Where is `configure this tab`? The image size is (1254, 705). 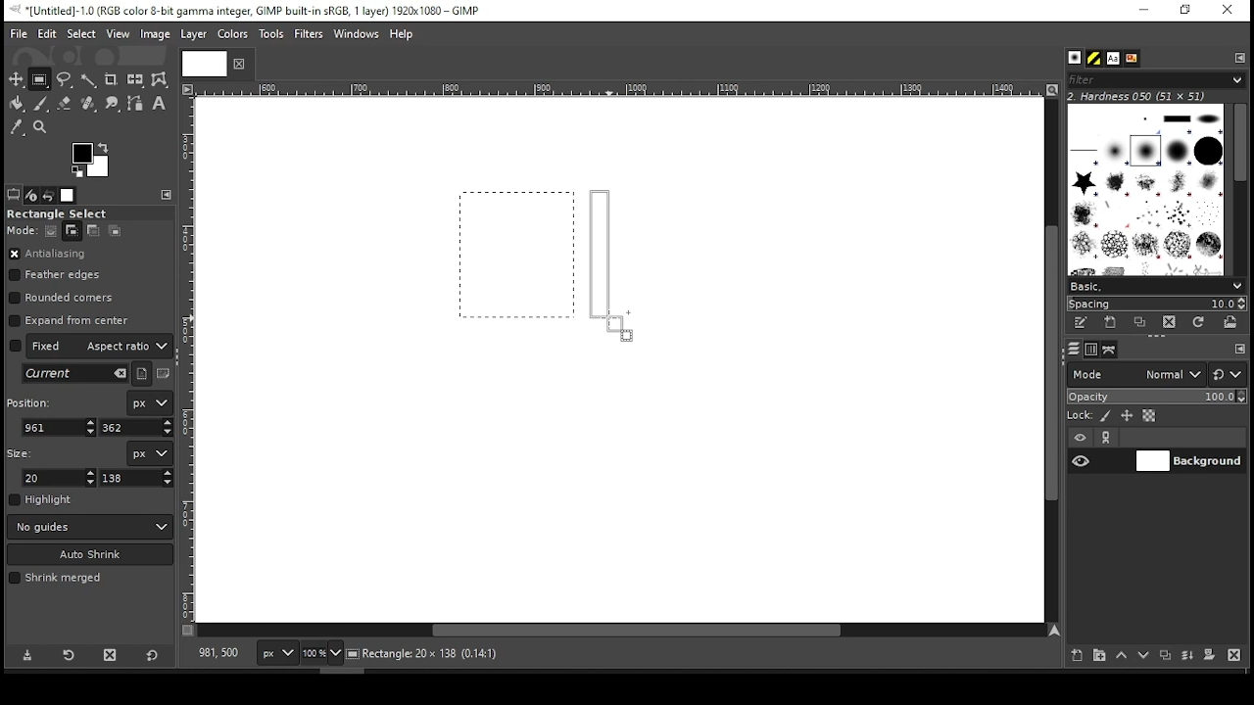 configure this tab is located at coordinates (1241, 57).